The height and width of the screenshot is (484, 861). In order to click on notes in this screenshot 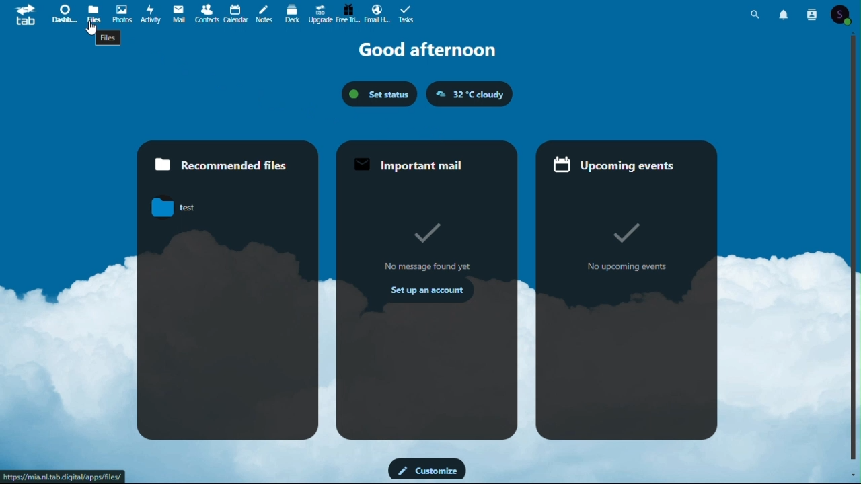, I will do `click(263, 13)`.